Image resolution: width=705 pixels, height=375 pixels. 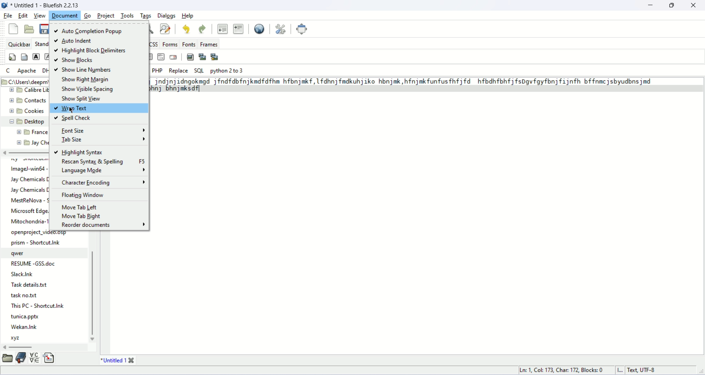 What do you see at coordinates (46, 57) in the screenshot?
I see `emphasis` at bounding box center [46, 57].